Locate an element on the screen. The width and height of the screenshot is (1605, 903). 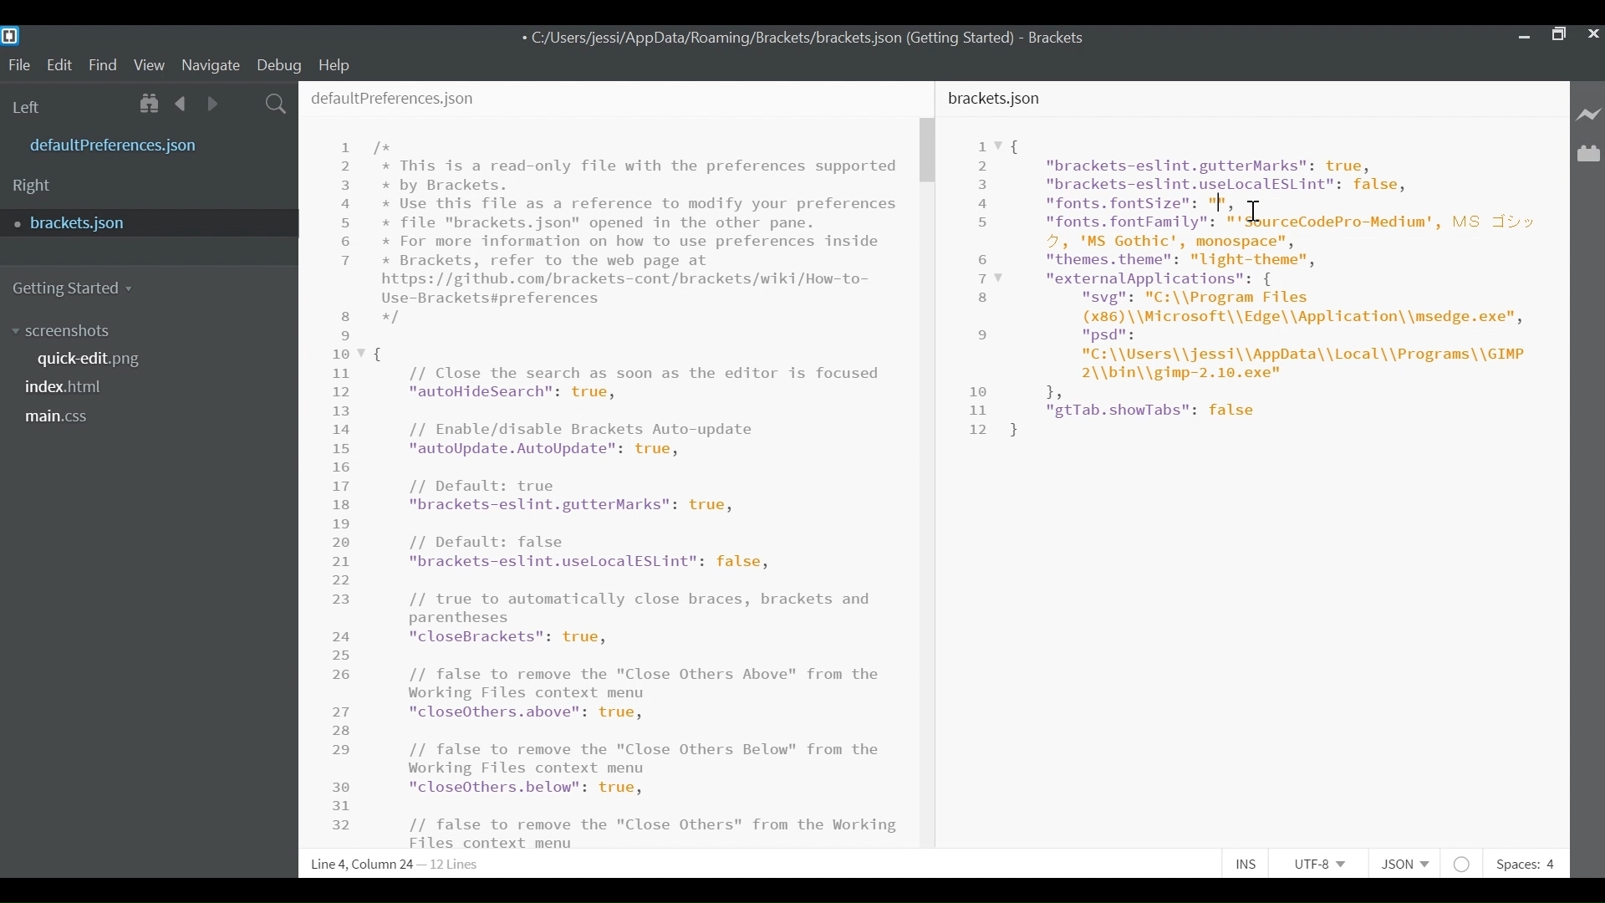
Spaces: 4 is located at coordinates (1524, 864).